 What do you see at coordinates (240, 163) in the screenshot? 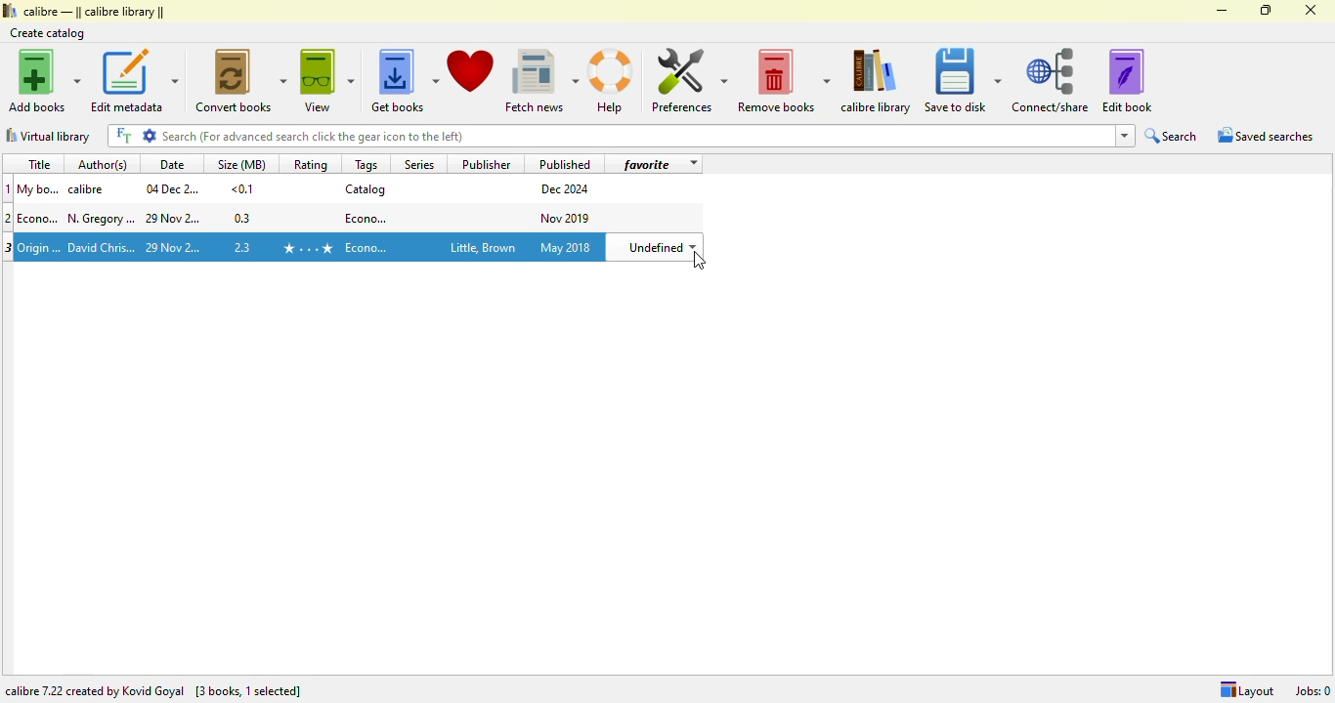
I see `size(MB)` at bounding box center [240, 163].